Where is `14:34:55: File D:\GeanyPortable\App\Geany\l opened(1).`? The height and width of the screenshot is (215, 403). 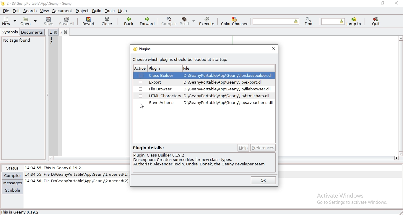 14:34:55: File D:\GeanyPortable\App\Geany\l opened(1). is located at coordinates (78, 174).